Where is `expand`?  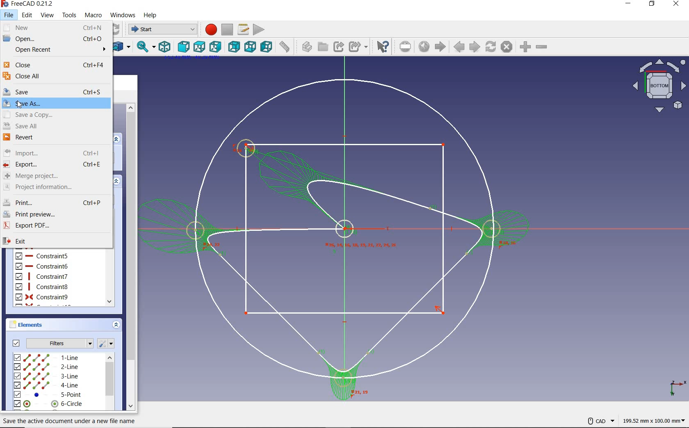 expand is located at coordinates (118, 139).